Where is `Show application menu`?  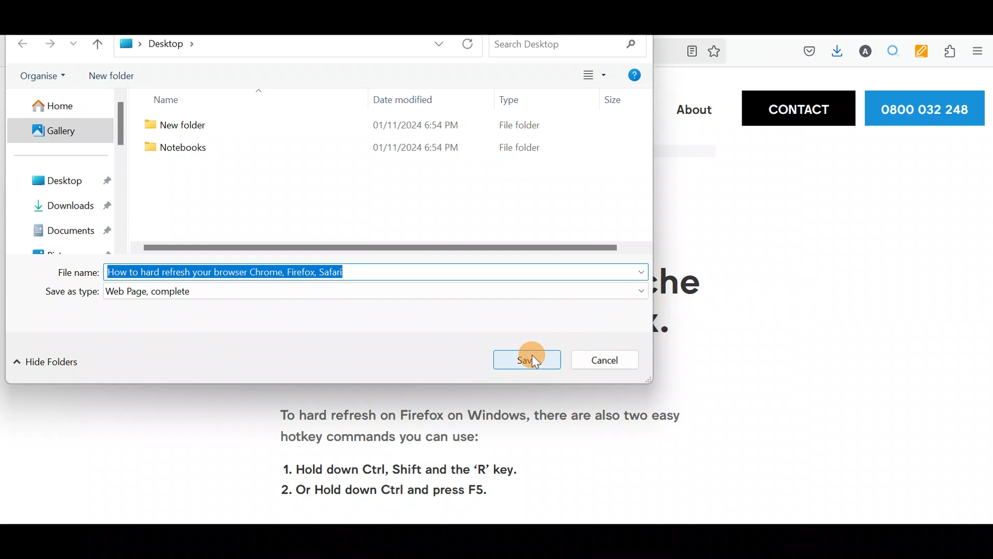 Show application menu is located at coordinates (982, 53).